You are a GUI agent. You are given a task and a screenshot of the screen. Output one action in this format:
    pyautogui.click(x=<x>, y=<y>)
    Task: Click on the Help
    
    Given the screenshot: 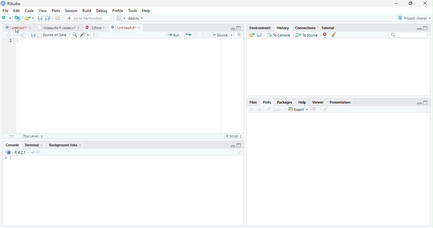 What is the action you would take?
    pyautogui.click(x=303, y=102)
    